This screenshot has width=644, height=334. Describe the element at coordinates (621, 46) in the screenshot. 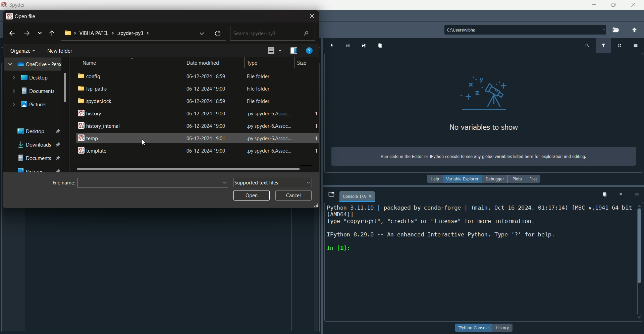

I see `refresh variable` at that location.